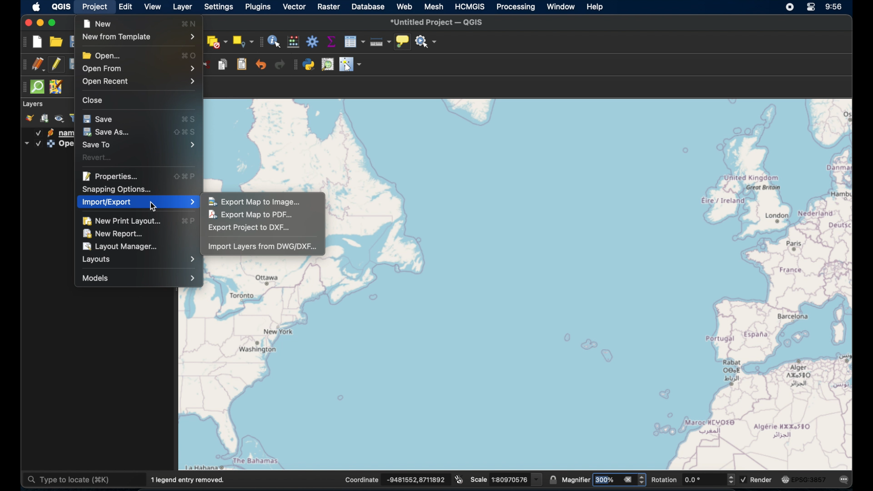  I want to click on lock scale, so click(554, 481).